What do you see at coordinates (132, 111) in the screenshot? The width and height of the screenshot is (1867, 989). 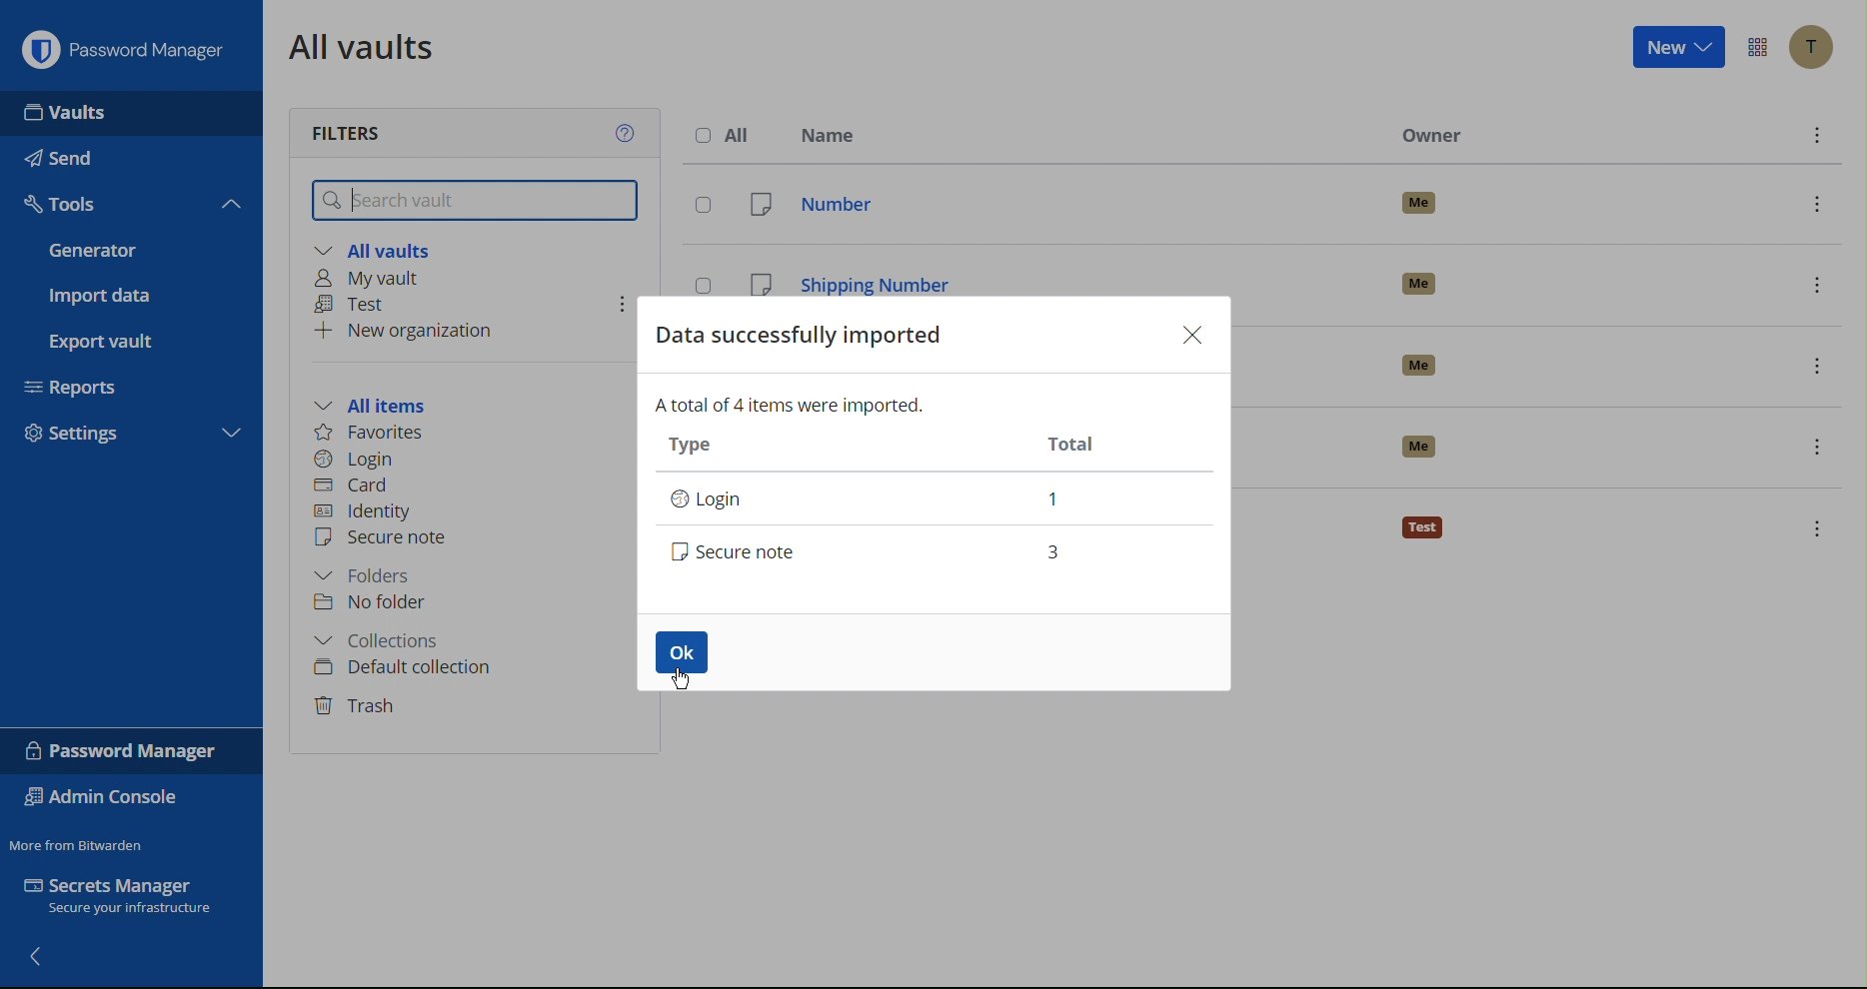 I see `Vaults` at bounding box center [132, 111].